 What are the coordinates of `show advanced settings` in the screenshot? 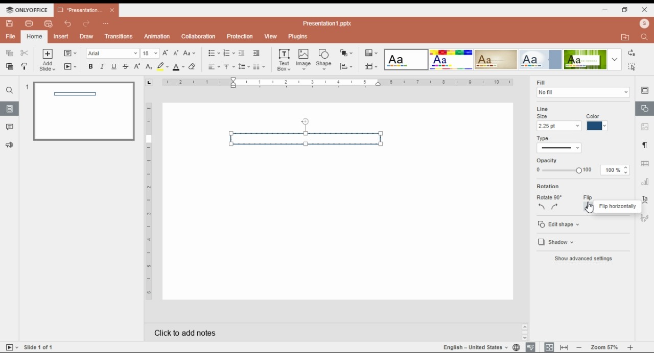 It's located at (583, 259).